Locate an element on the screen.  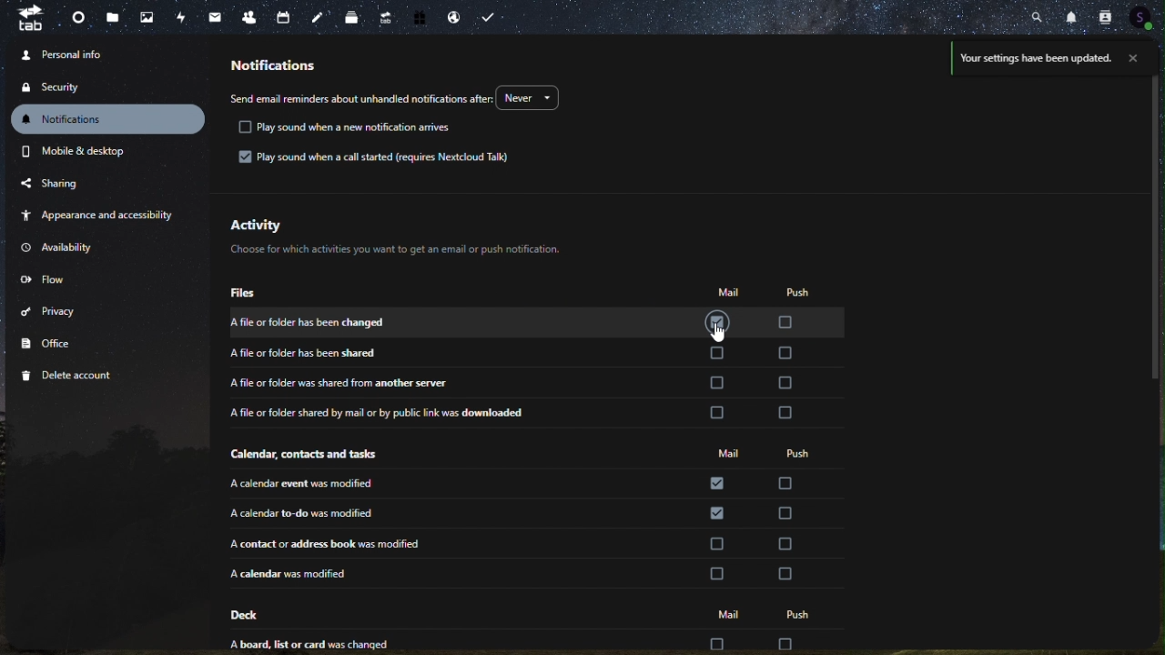
a calender was modified is located at coordinates (293, 574).